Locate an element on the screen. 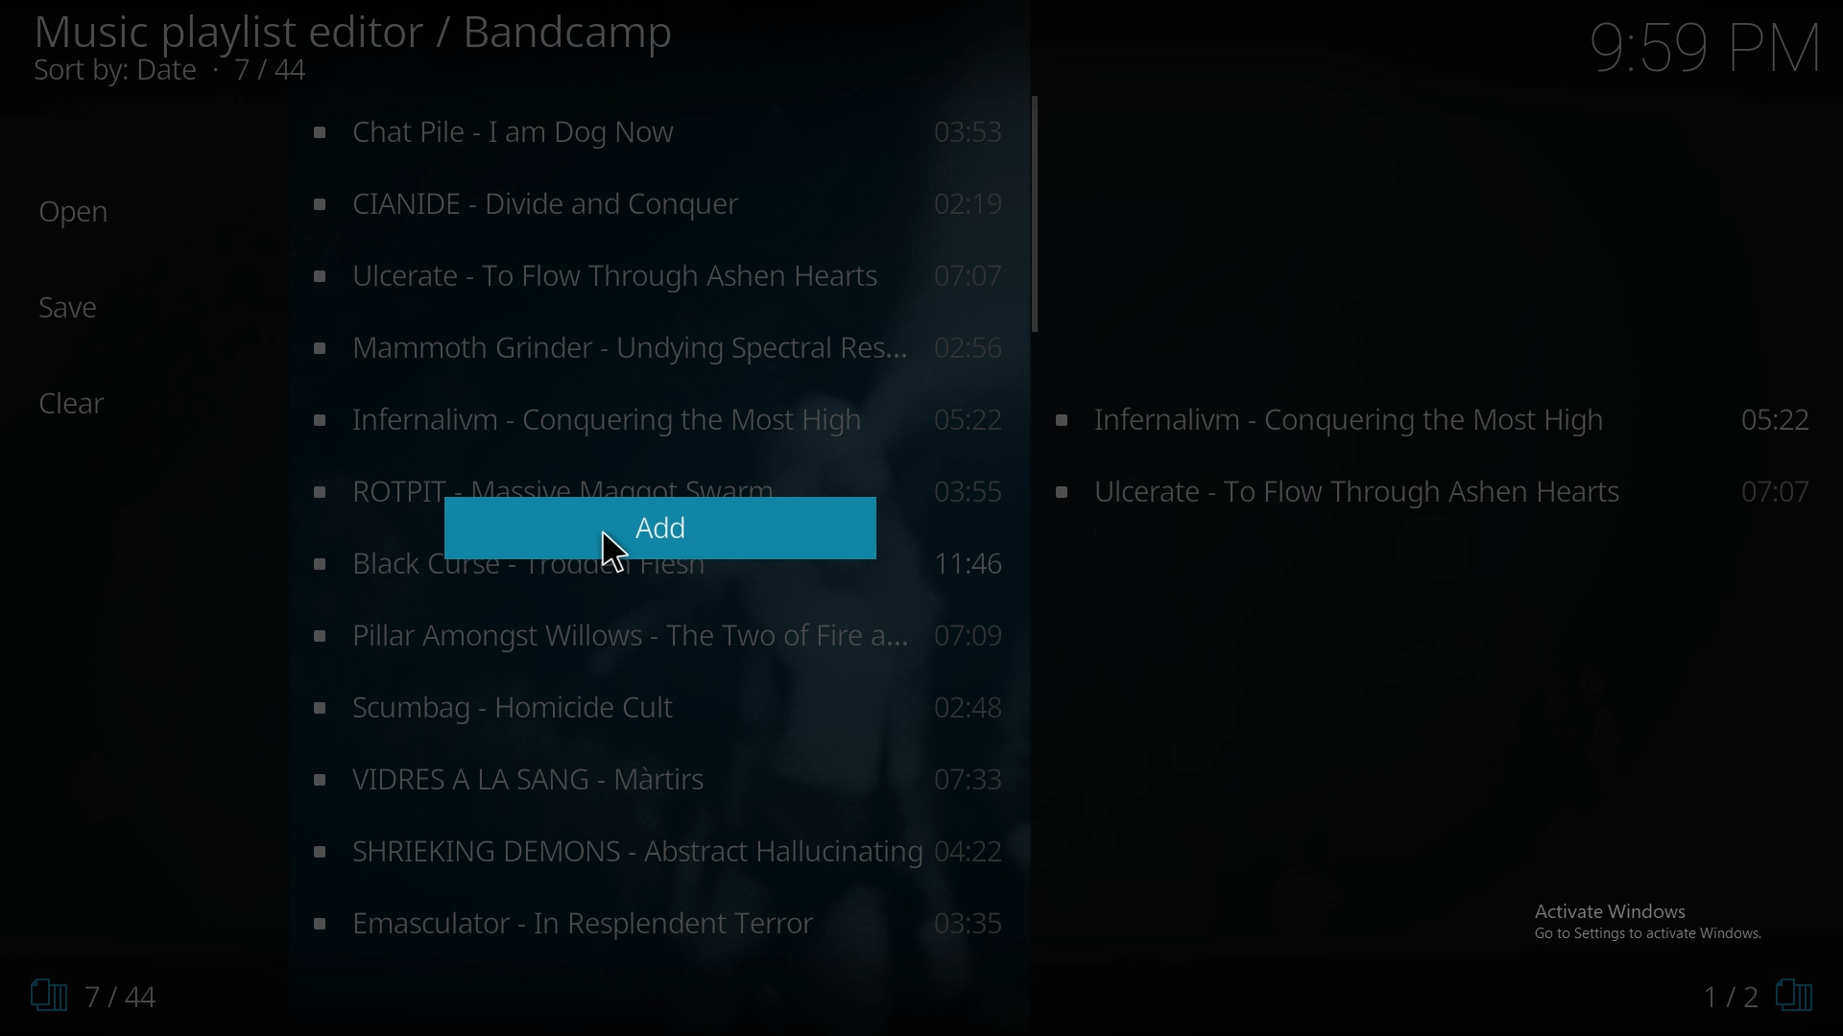 This screenshot has height=1036, width=1843. Save is located at coordinates (72, 308).